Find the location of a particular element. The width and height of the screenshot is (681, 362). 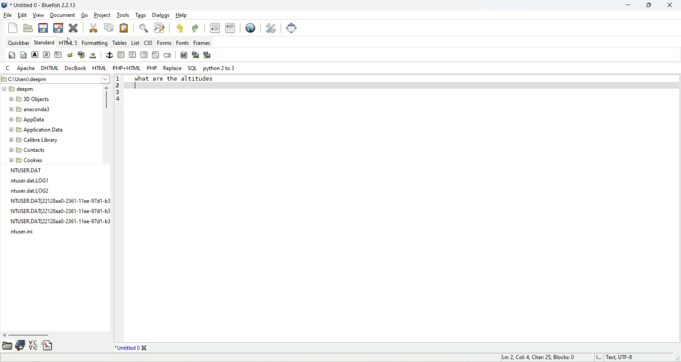

forms is located at coordinates (163, 42).